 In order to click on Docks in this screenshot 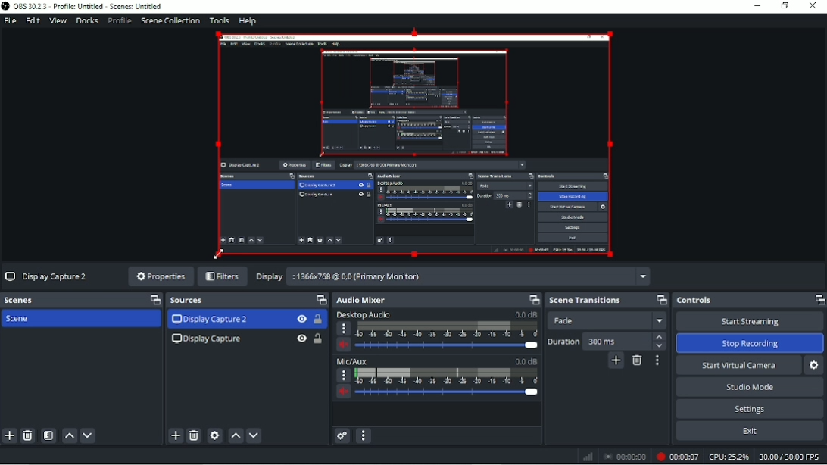, I will do `click(86, 21)`.